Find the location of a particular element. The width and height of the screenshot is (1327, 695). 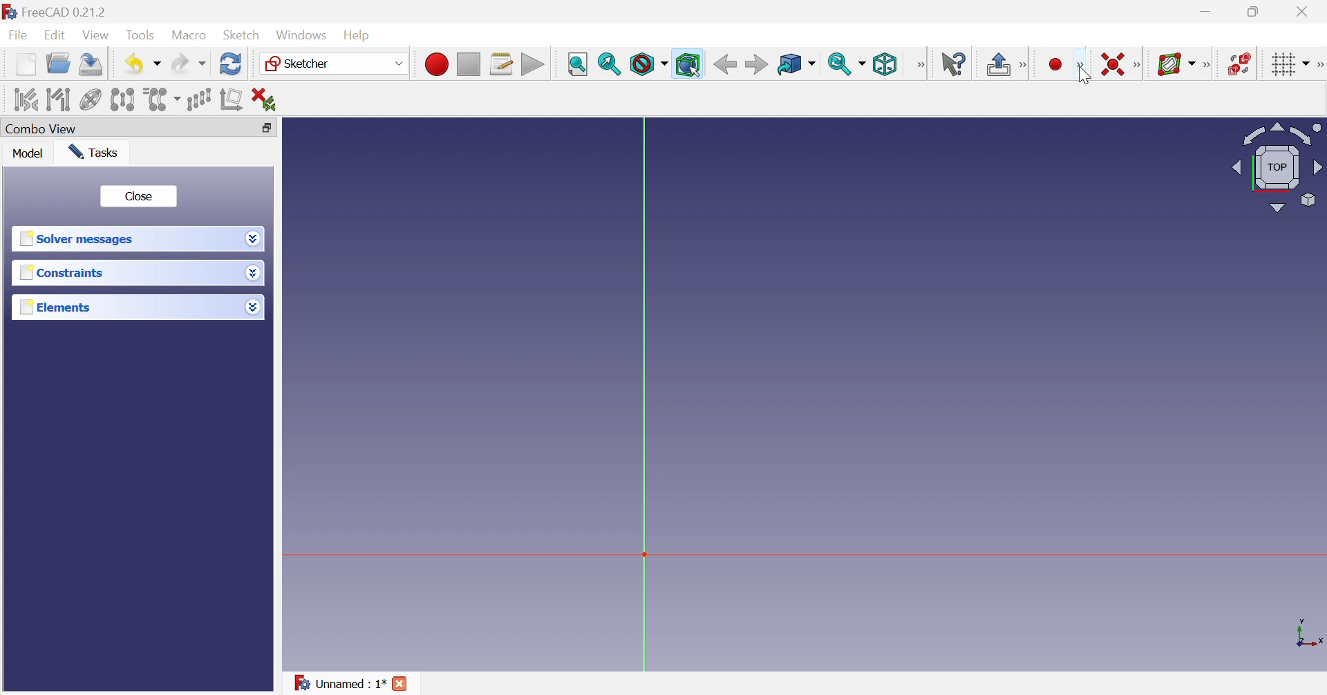

Combo view is located at coordinates (39, 129).